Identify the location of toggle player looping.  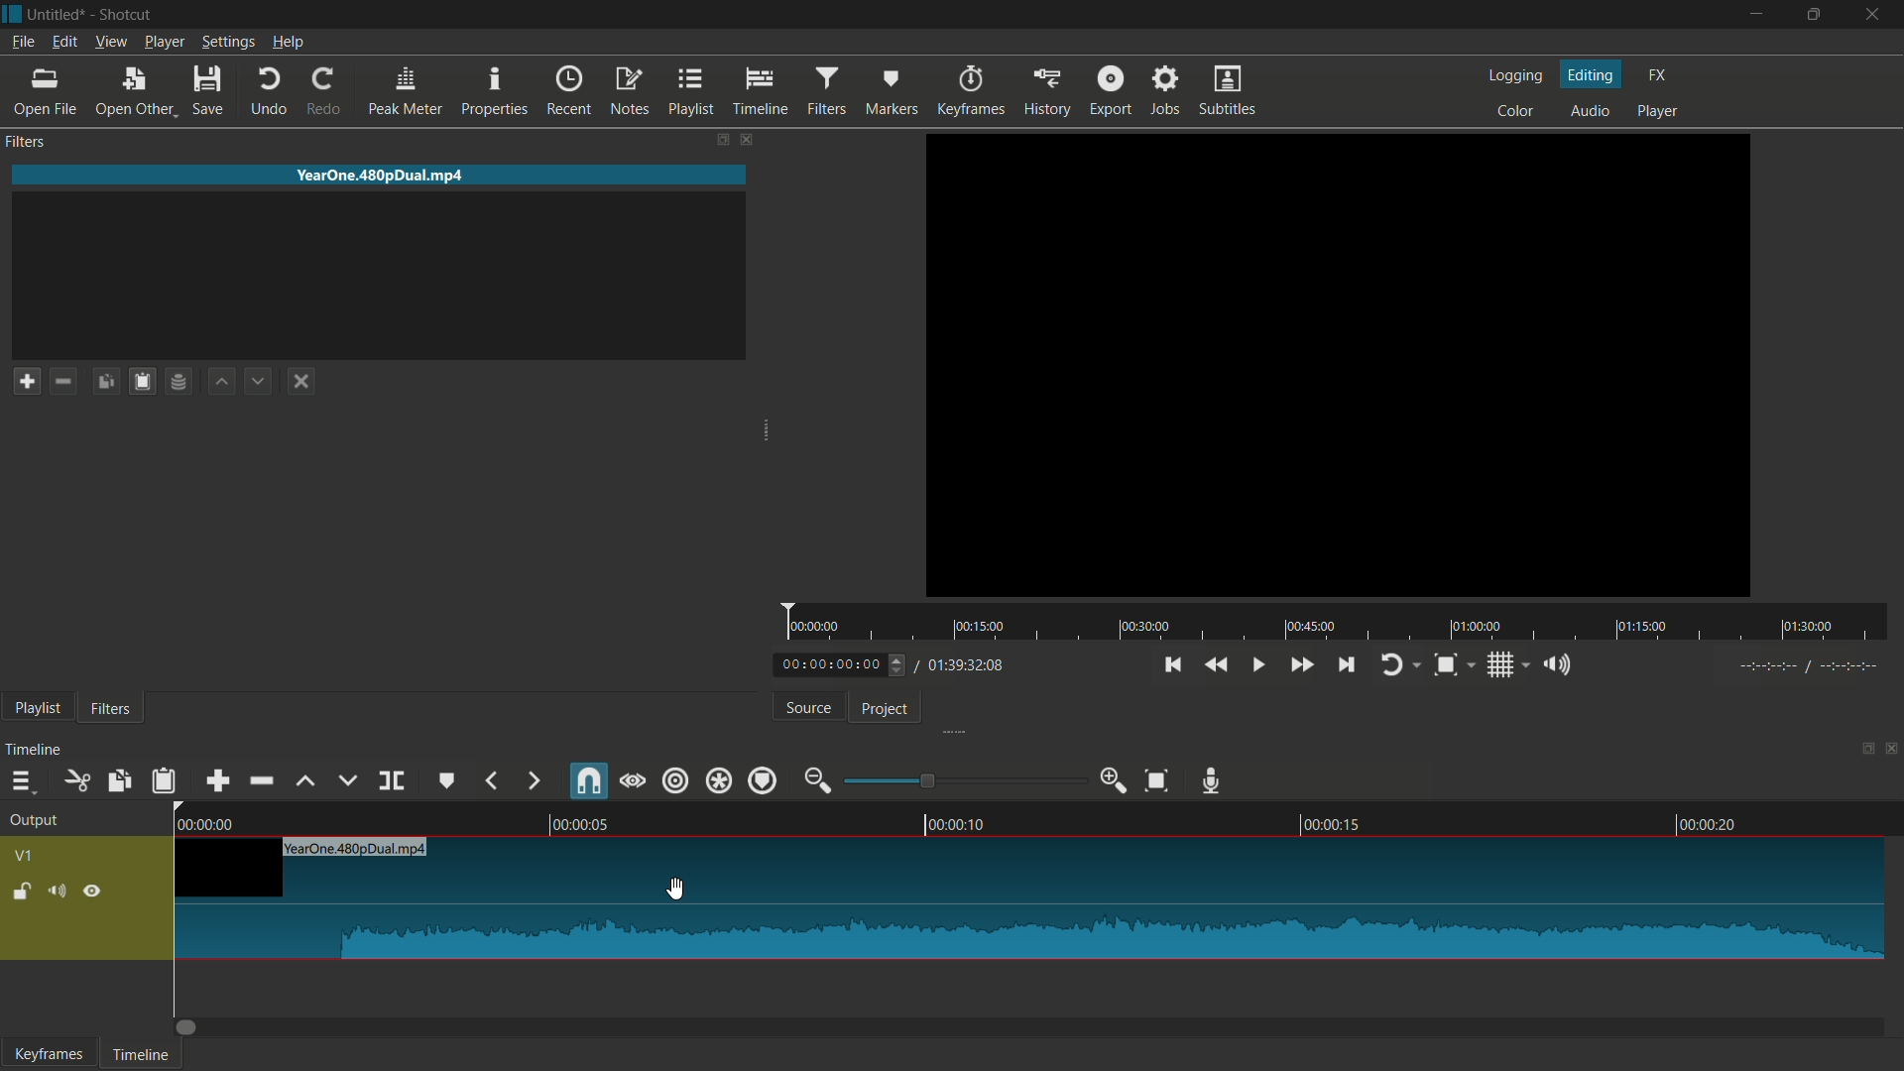
(1391, 666).